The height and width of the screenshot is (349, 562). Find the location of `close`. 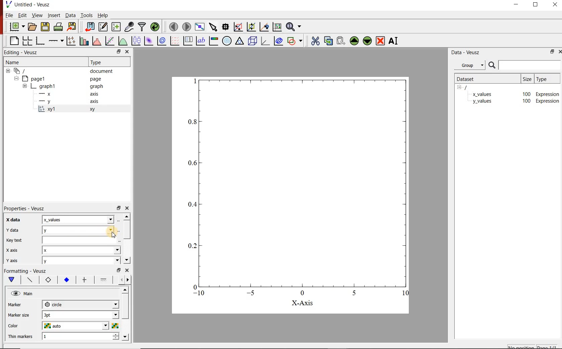

close is located at coordinates (559, 51).